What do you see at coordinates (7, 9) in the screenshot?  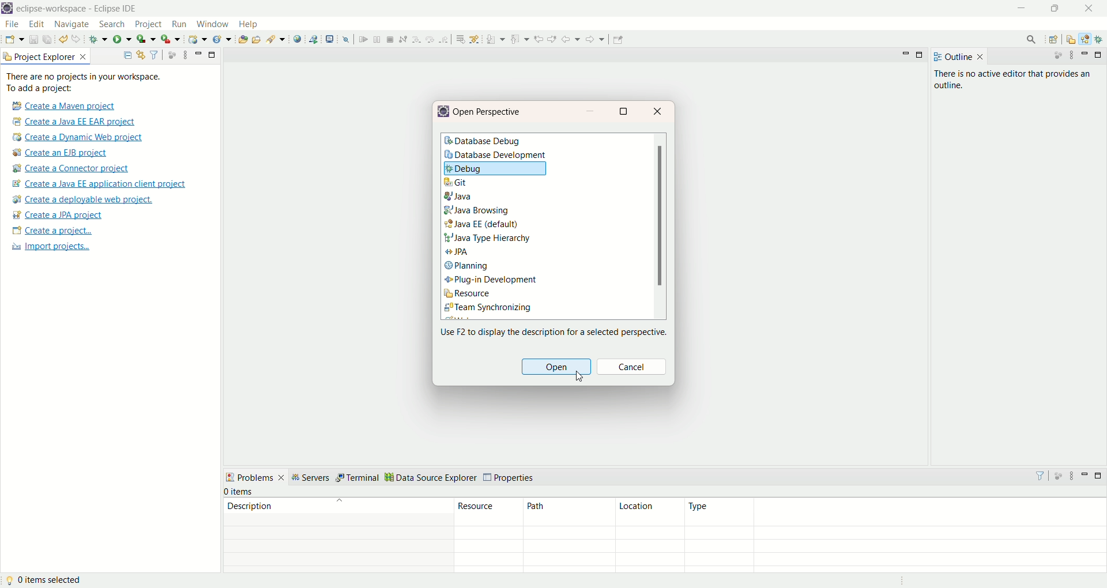 I see `logo` at bounding box center [7, 9].